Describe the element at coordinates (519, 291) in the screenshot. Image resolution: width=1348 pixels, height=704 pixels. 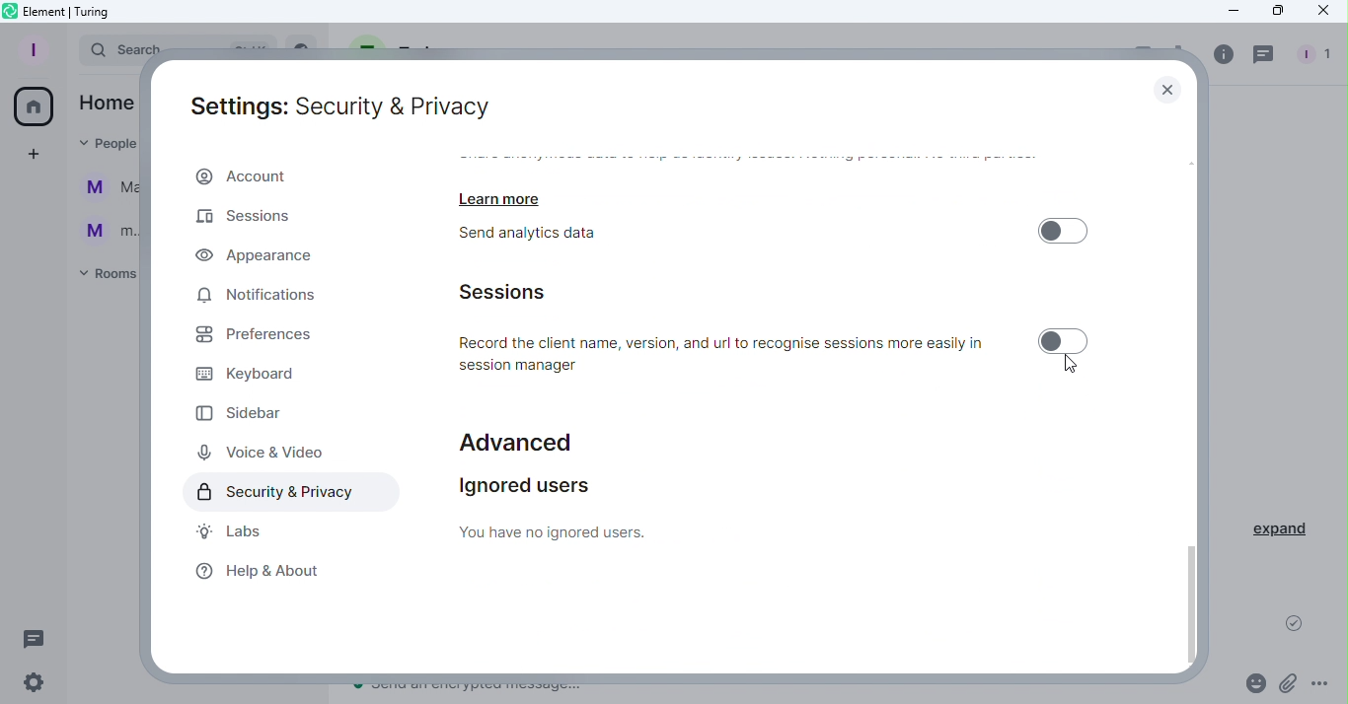
I see `Sessions` at that location.